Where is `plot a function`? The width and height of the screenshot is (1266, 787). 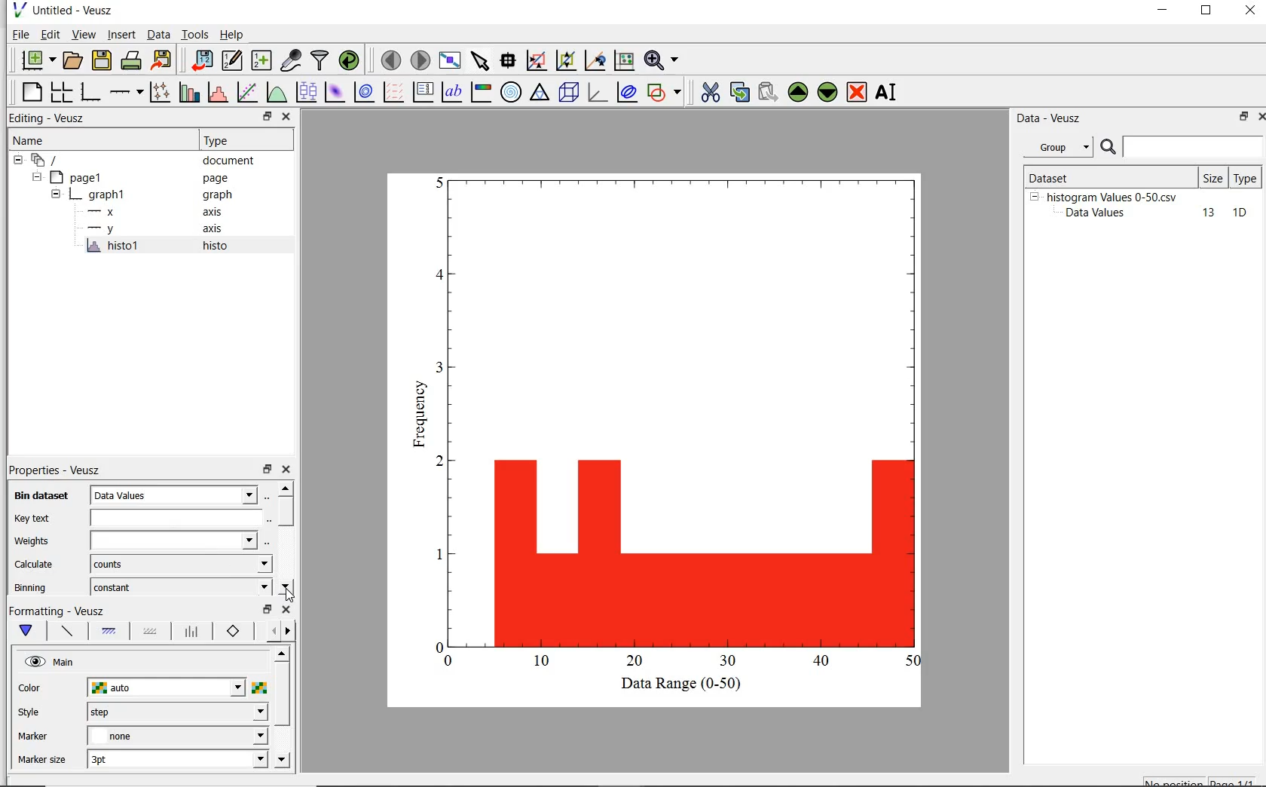 plot a function is located at coordinates (275, 92).